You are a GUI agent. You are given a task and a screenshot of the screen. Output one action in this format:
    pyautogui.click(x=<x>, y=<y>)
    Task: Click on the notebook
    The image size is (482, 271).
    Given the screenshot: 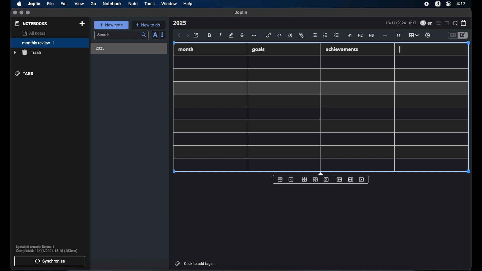 What is the action you would take?
    pyautogui.click(x=112, y=4)
    